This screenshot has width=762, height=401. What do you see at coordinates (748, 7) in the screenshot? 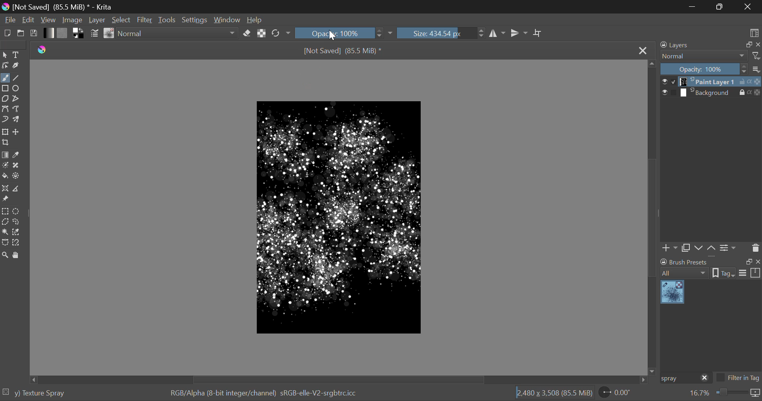
I see `Close` at bounding box center [748, 7].